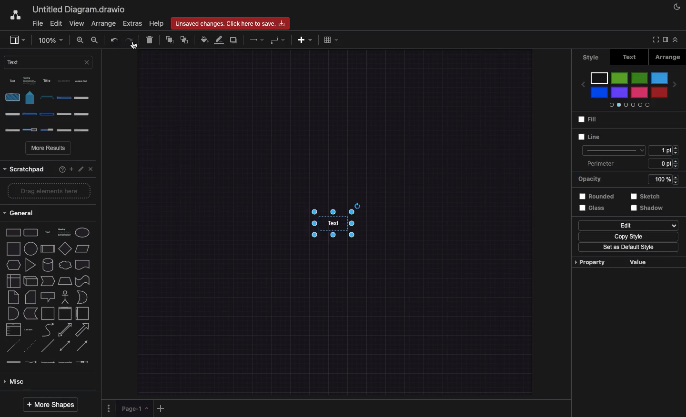 This screenshot has height=417, width=686. Describe the element at coordinates (258, 40) in the screenshot. I see `Arrows` at that location.